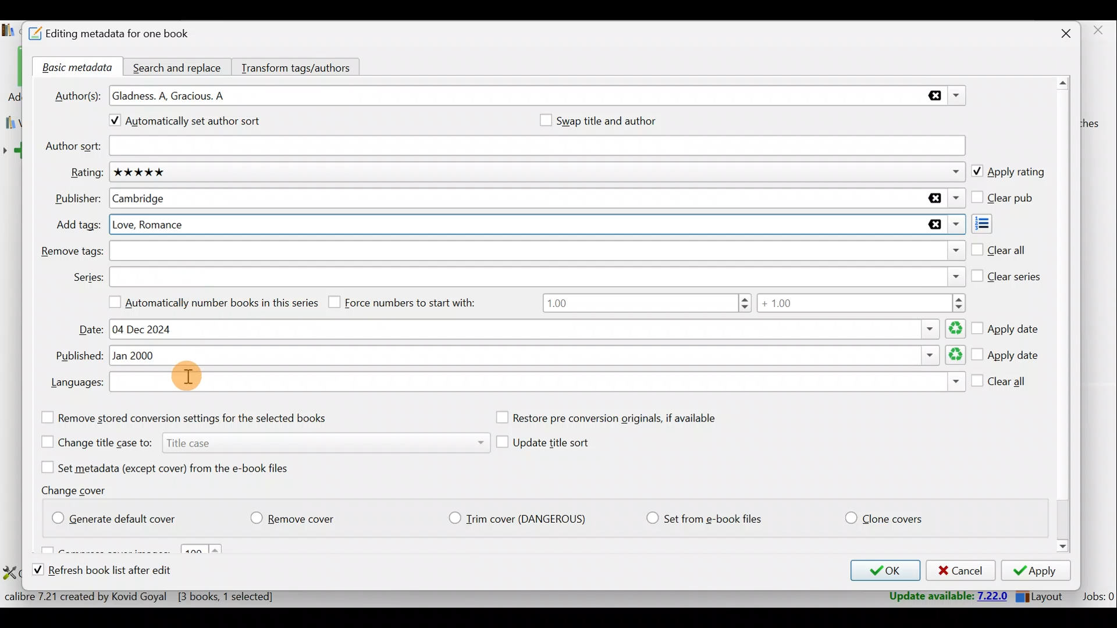 This screenshot has width=1117, height=628. I want to click on Force numbers to start with, so click(411, 302).